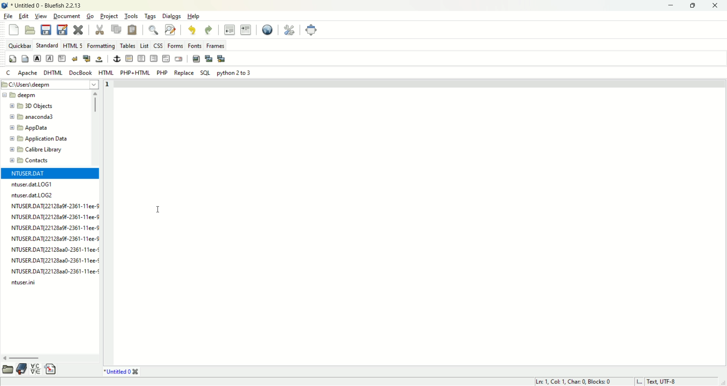 Image resolution: width=727 pixels, height=386 pixels. What do you see at coordinates (133, 30) in the screenshot?
I see `paste` at bounding box center [133, 30].